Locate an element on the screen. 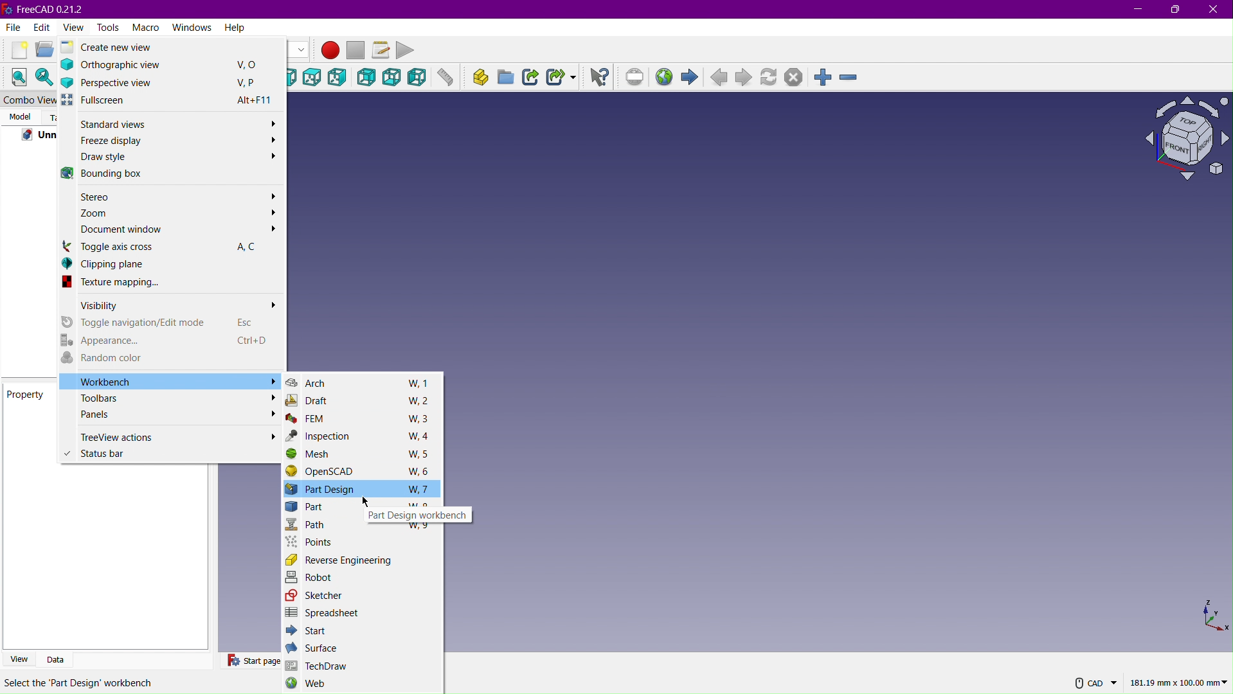 This screenshot has height=694, width=1233. Windows is located at coordinates (195, 27).